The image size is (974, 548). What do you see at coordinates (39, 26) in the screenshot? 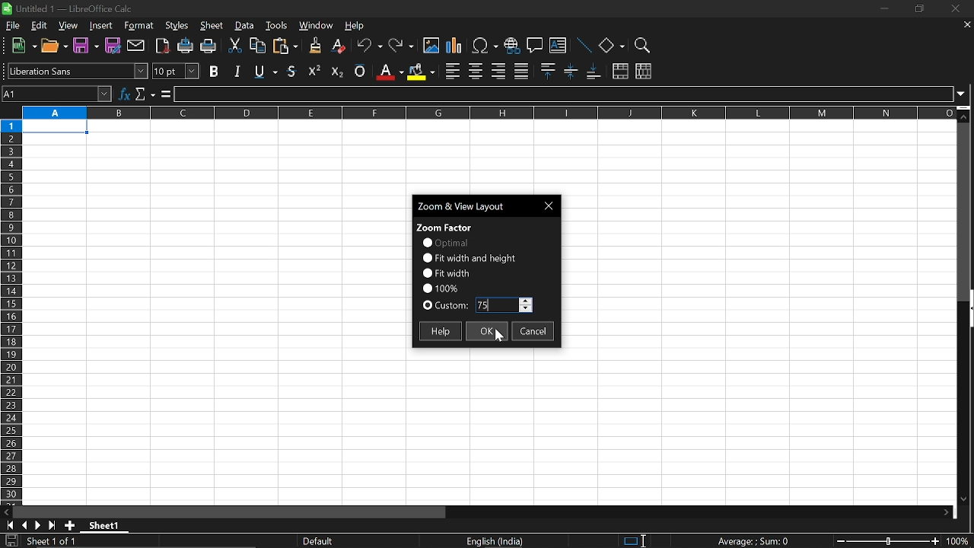
I see `edit` at bounding box center [39, 26].